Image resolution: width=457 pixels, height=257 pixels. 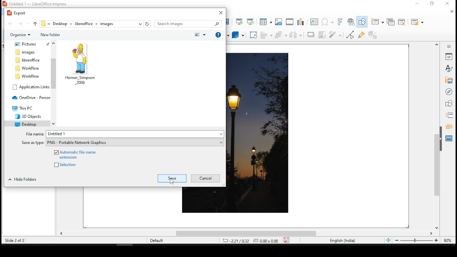 What do you see at coordinates (36, 23) in the screenshot?
I see `up` at bounding box center [36, 23].